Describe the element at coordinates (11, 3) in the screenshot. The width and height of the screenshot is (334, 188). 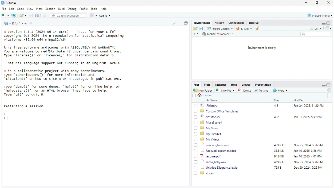
I see `RStudio` at that location.